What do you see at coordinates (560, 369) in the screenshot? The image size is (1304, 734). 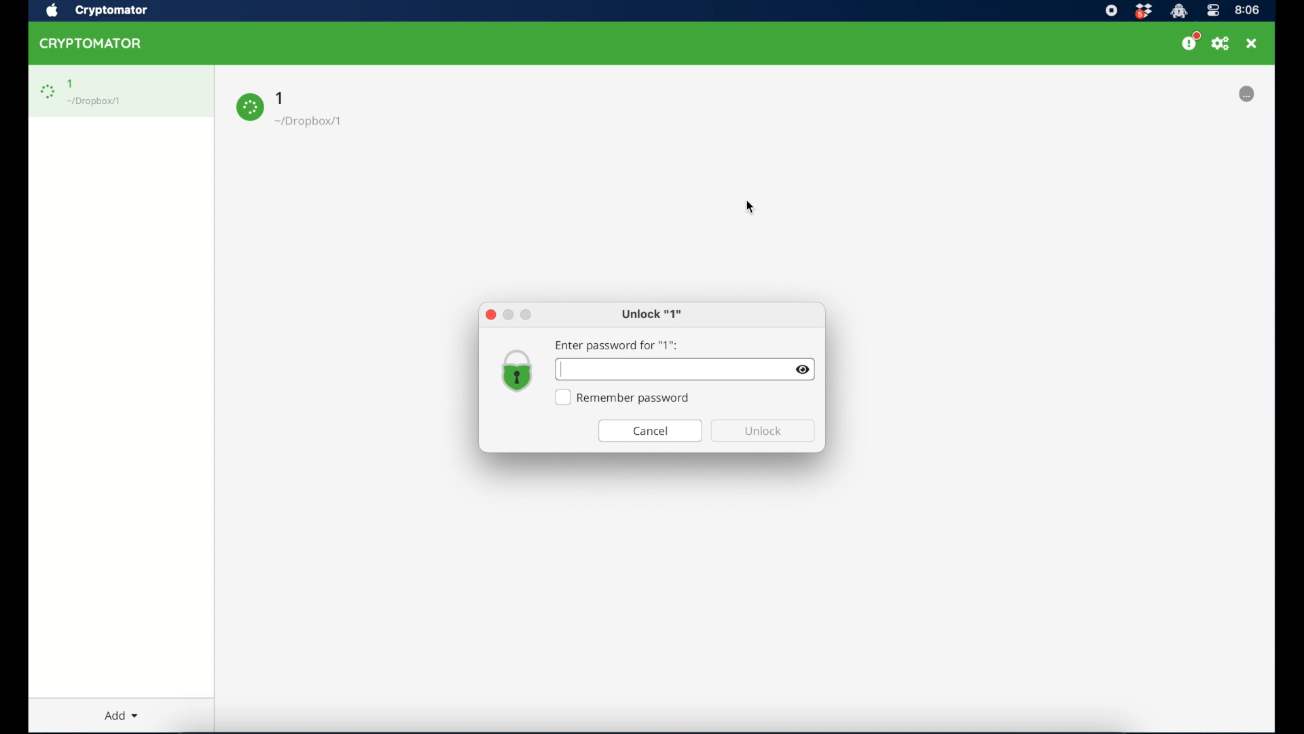 I see `text cursor` at bounding box center [560, 369].